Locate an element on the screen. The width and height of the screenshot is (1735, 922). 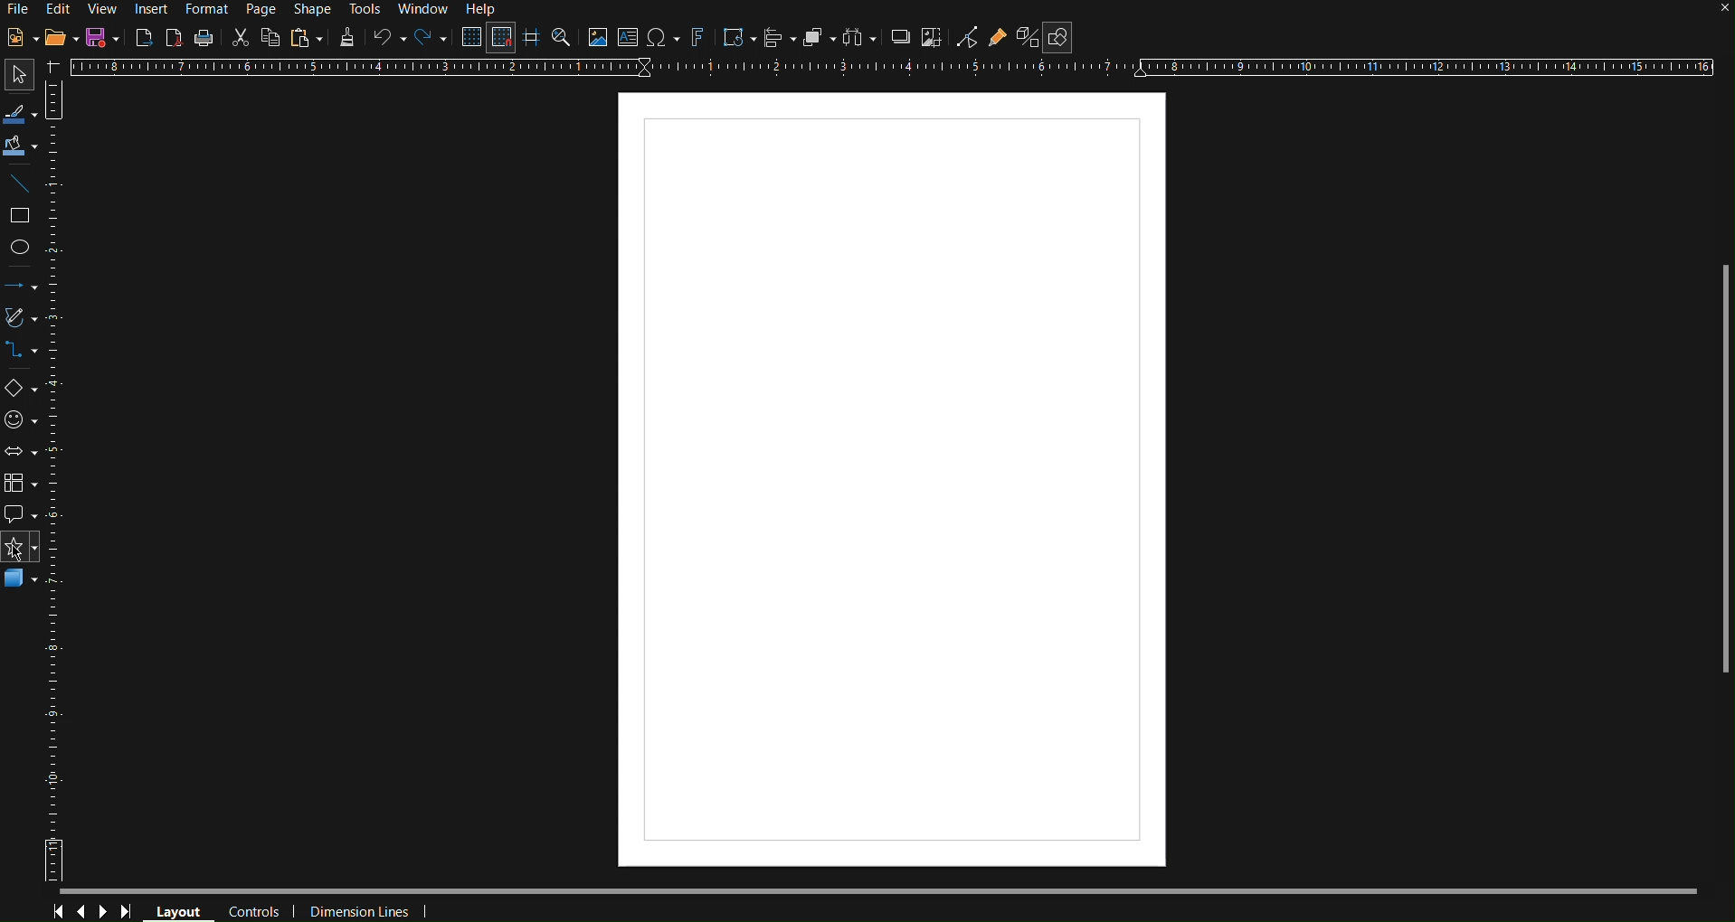
Basic Shapes is located at coordinates (22, 390).